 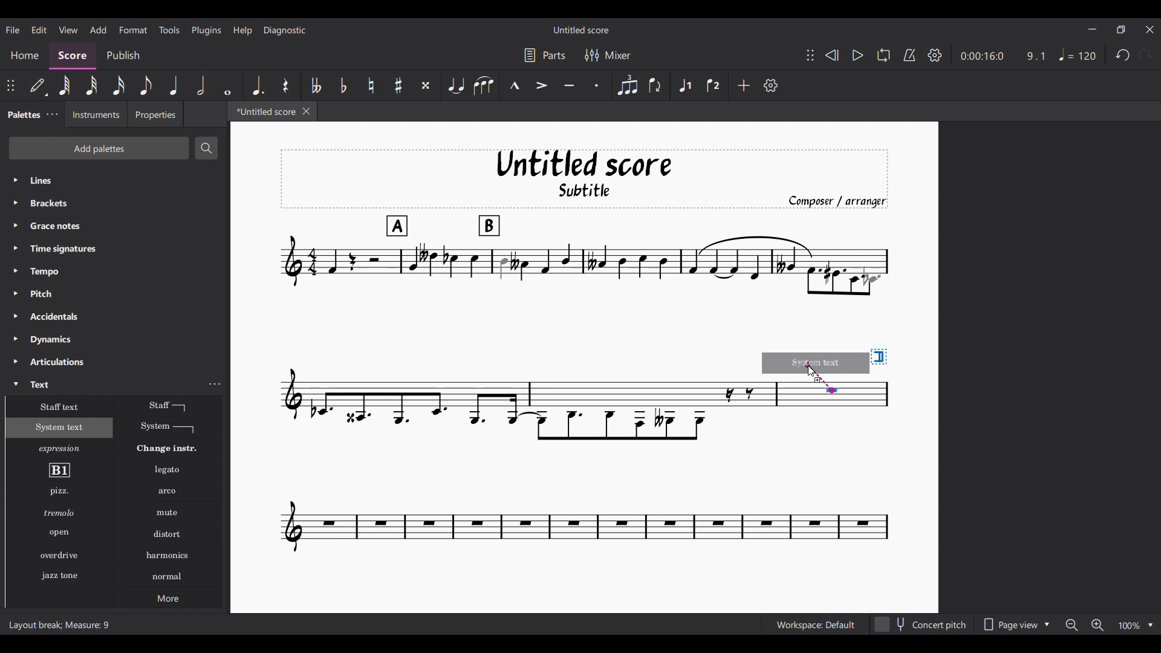 I want to click on Tuplet, so click(x=628, y=85).